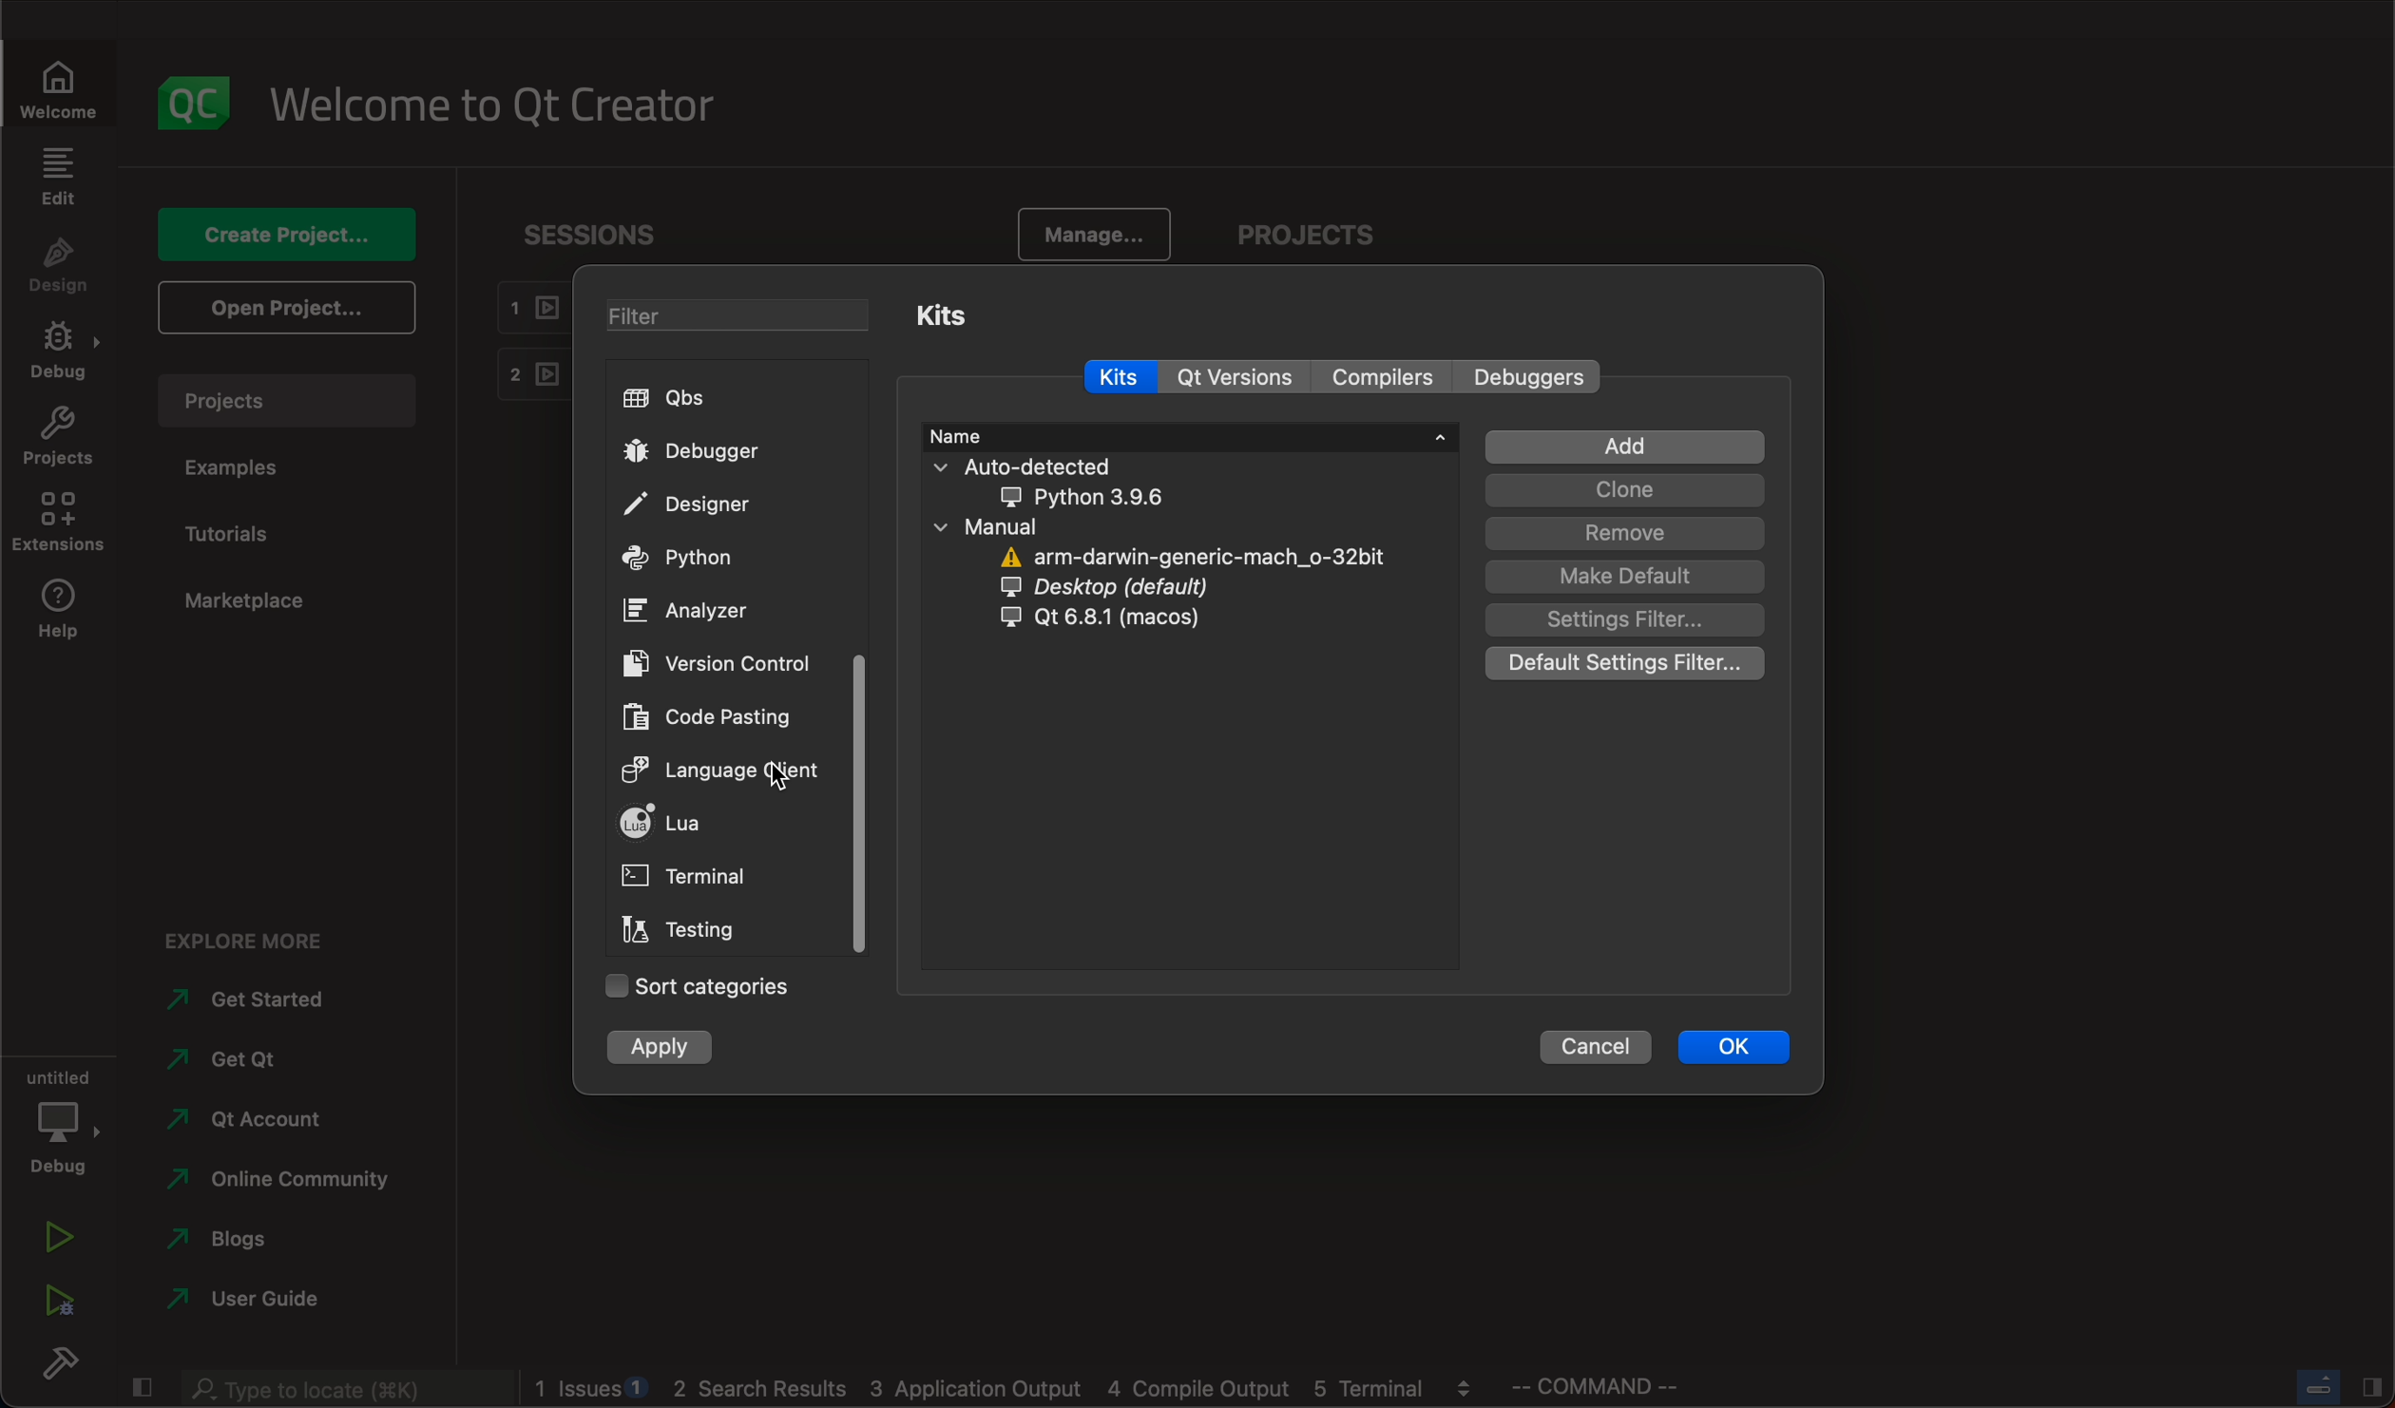 The width and height of the screenshot is (2395, 1408). I want to click on started, so click(247, 1005).